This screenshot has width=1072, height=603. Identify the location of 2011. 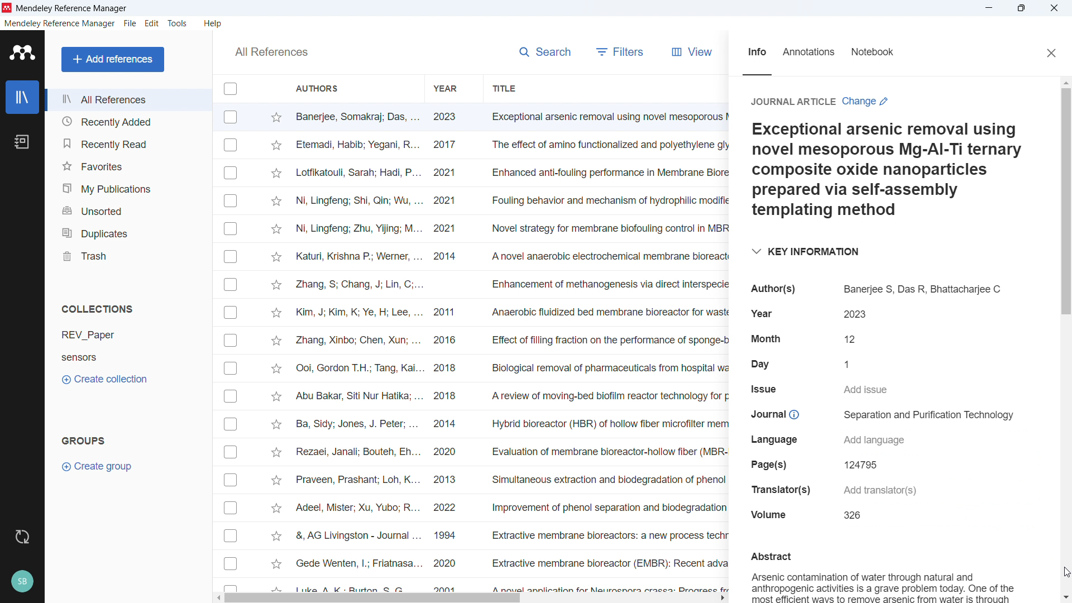
(448, 314).